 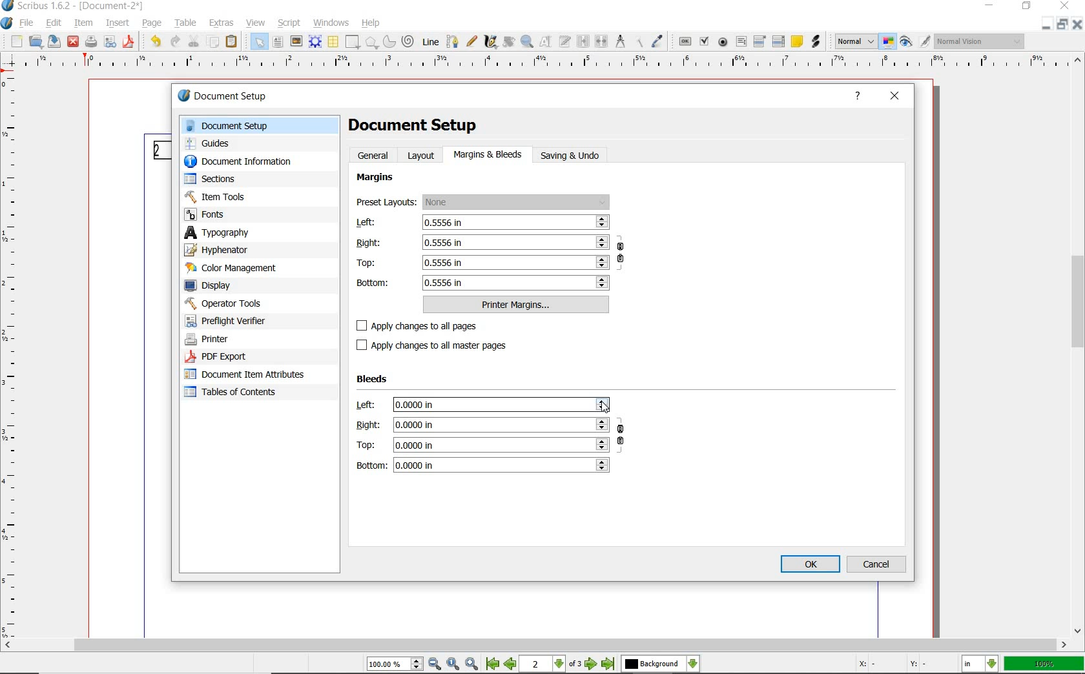 What do you see at coordinates (193, 41) in the screenshot?
I see `cut` at bounding box center [193, 41].